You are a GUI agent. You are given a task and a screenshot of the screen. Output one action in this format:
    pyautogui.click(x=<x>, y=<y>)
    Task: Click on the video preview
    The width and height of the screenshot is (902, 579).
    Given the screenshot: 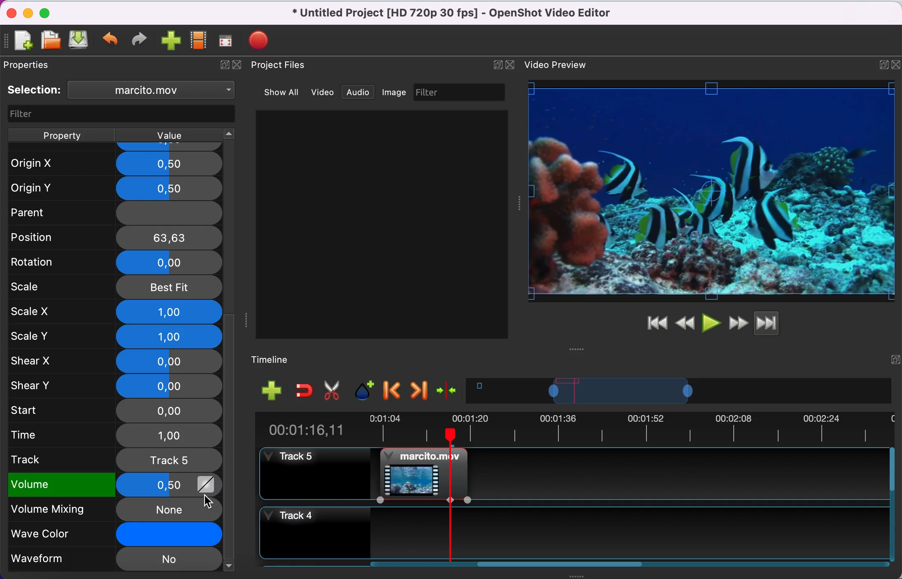 What is the action you would take?
    pyautogui.click(x=712, y=191)
    